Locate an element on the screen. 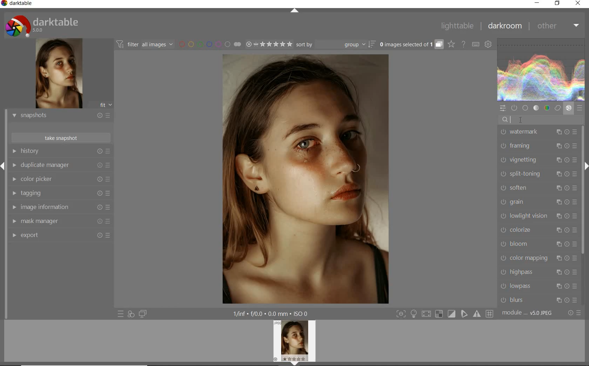 The width and height of the screenshot is (589, 366). waveform is located at coordinates (541, 70).